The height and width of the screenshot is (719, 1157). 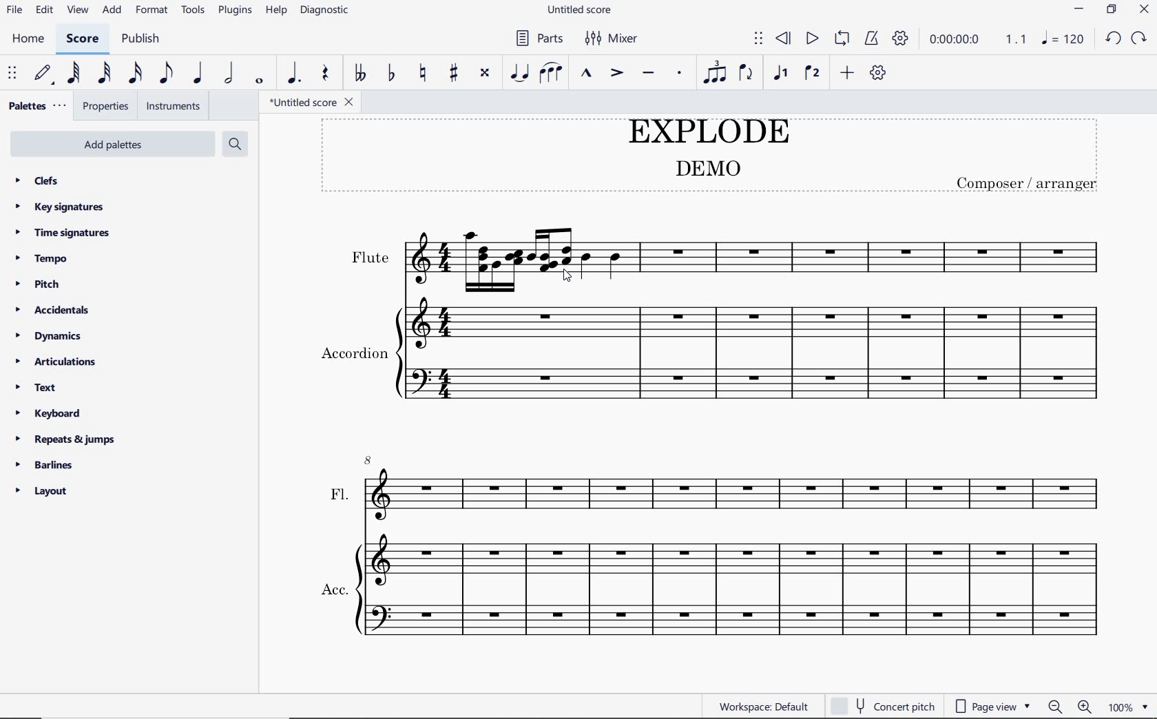 What do you see at coordinates (1070, 705) in the screenshot?
I see `zoom out or zoom in` at bounding box center [1070, 705].